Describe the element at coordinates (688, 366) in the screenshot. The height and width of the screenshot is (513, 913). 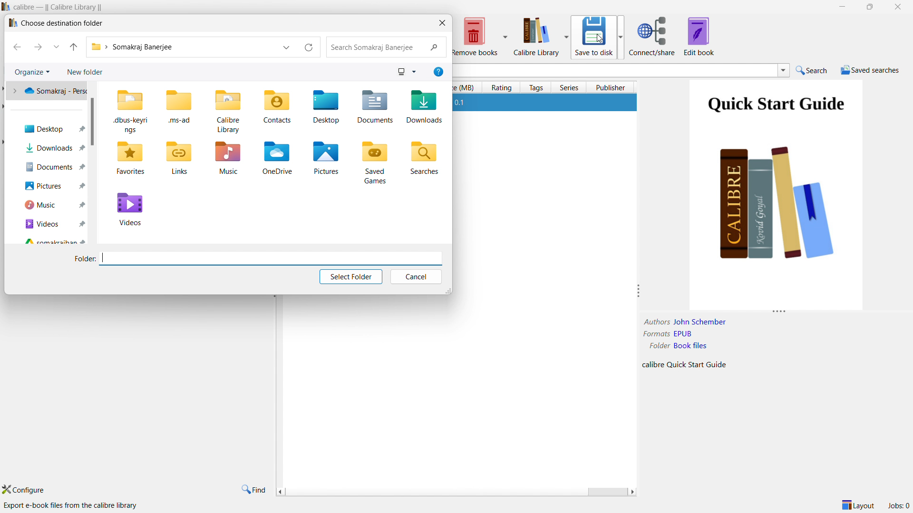
I see `calibre Quick Start Guide` at that location.